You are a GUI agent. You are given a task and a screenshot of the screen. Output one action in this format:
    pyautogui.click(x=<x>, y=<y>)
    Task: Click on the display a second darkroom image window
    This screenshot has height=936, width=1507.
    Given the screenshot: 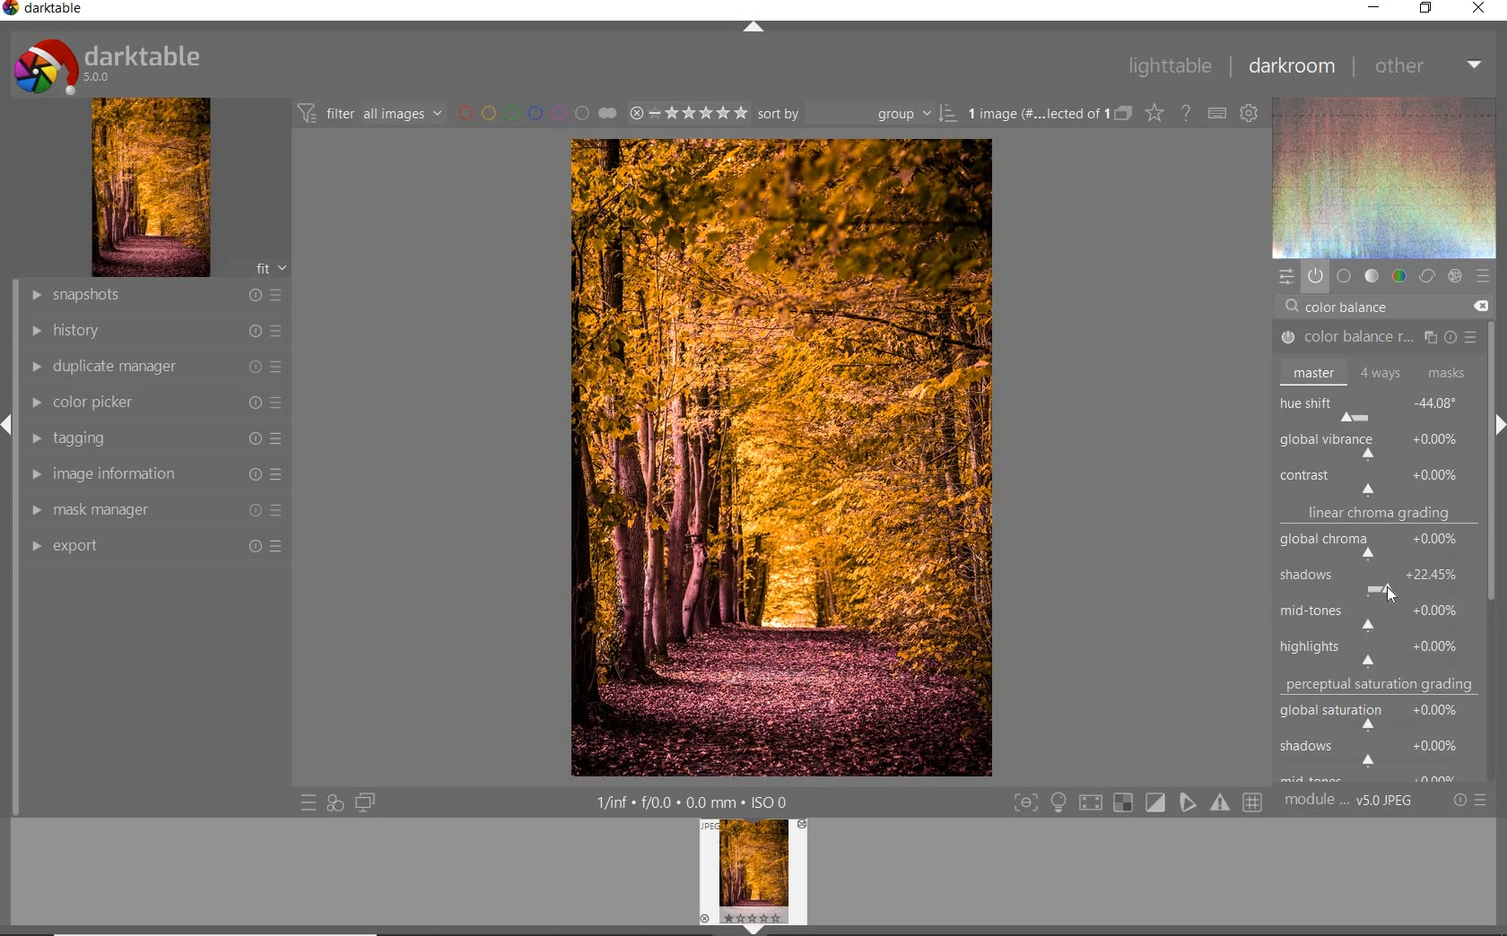 What is the action you would take?
    pyautogui.click(x=362, y=802)
    